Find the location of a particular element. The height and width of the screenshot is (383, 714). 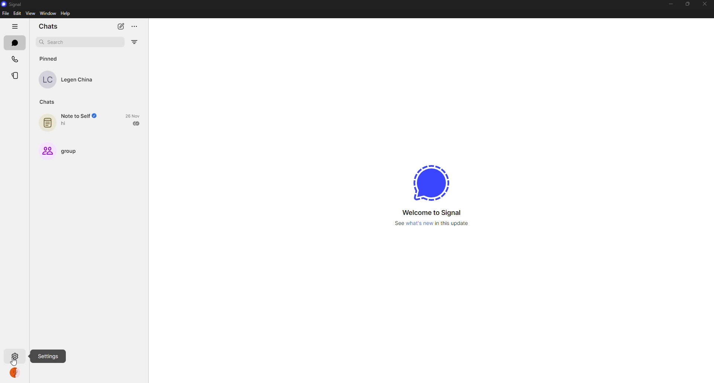

sent is located at coordinates (137, 123).